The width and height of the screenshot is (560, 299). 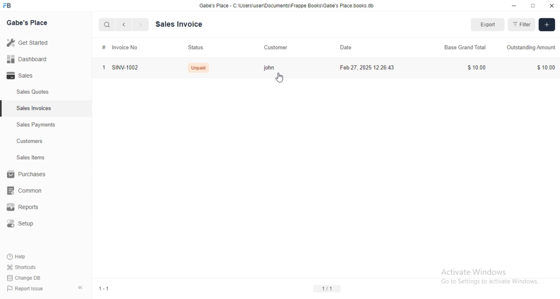 I want to click on sales invoices, so click(x=34, y=108).